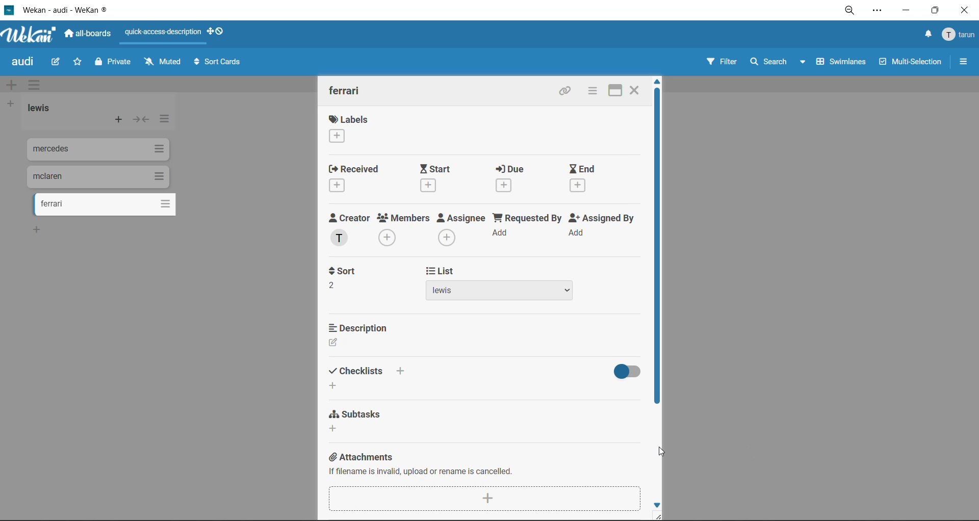  What do you see at coordinates (358, 178) in the screenshot?
I see `recieved` at bounding box center [358, 178].